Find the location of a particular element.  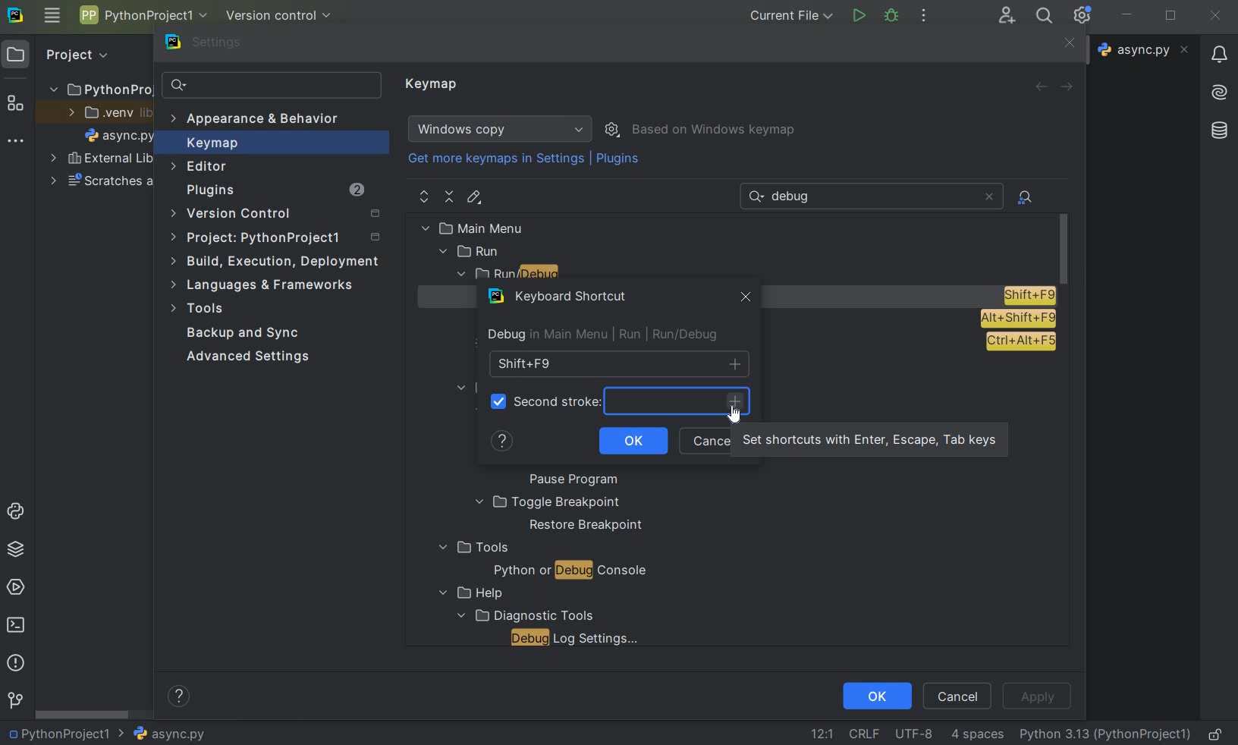

external libraries is located at coordinates (102, 160).